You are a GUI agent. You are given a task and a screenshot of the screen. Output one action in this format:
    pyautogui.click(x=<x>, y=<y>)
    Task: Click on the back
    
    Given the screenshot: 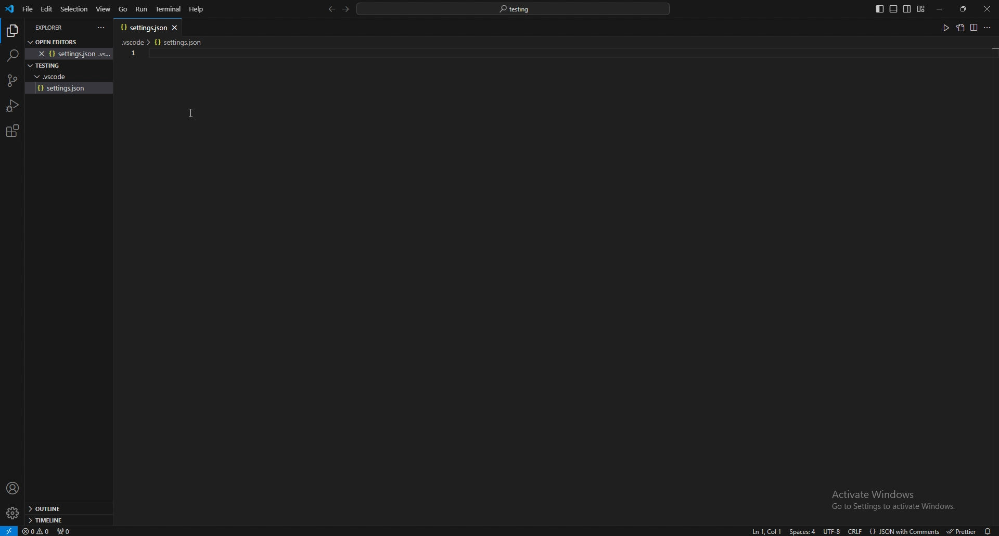 What is the action you would take?
    pyautogui.click(x=329, y=9)
    